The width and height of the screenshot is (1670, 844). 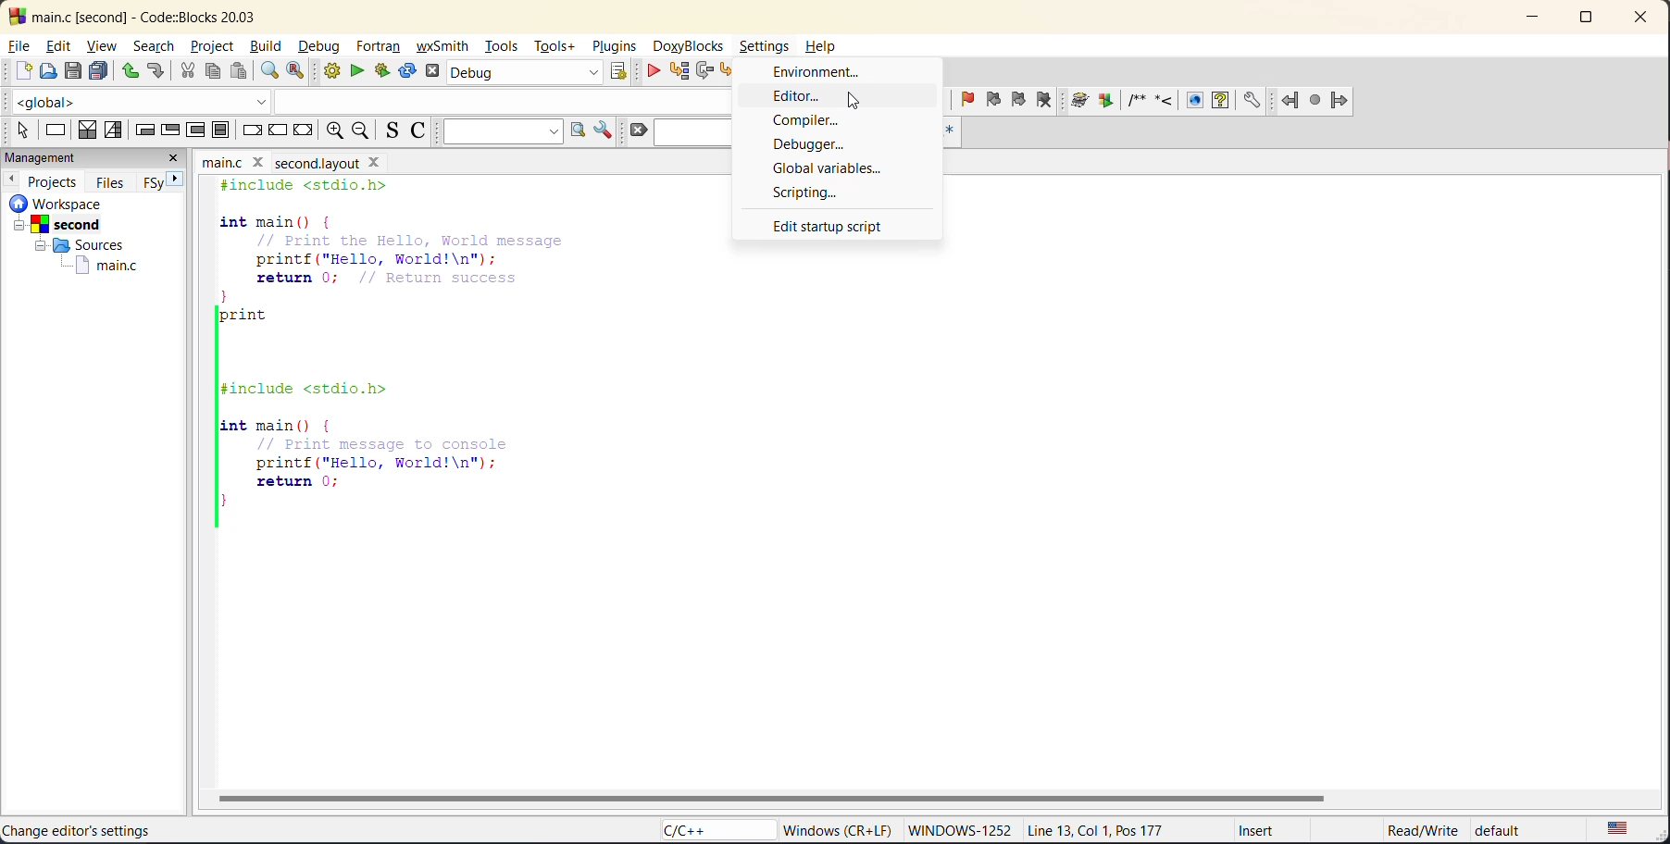 What do you see at coordinates (862, 98) in the screenshot?
I see `cursor` at bounding box center [862, 98].